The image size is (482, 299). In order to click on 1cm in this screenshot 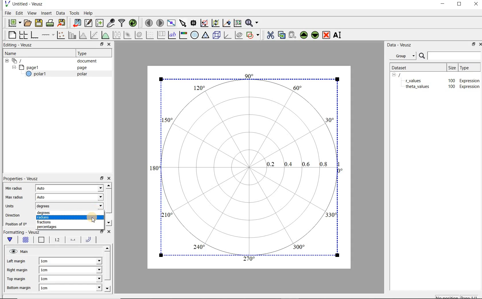, I will do `click(49, 261)`.